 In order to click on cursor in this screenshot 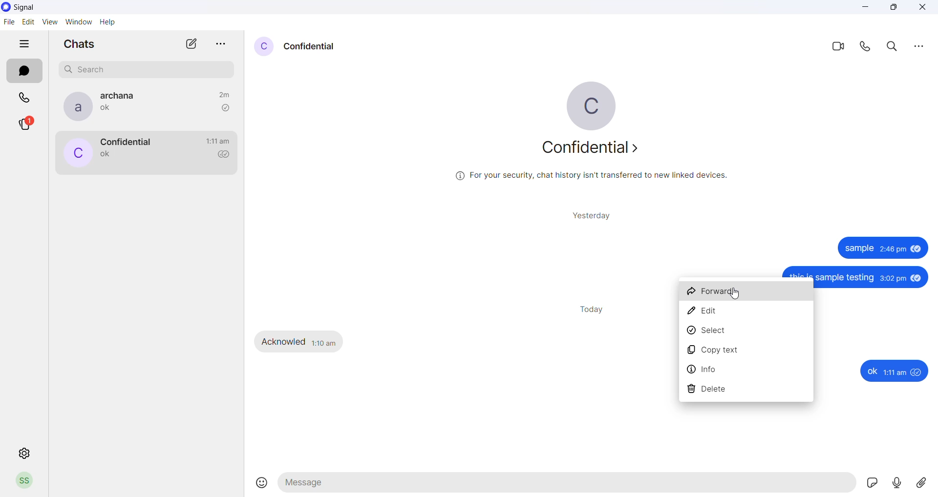, I will do `click(735, 295)`.